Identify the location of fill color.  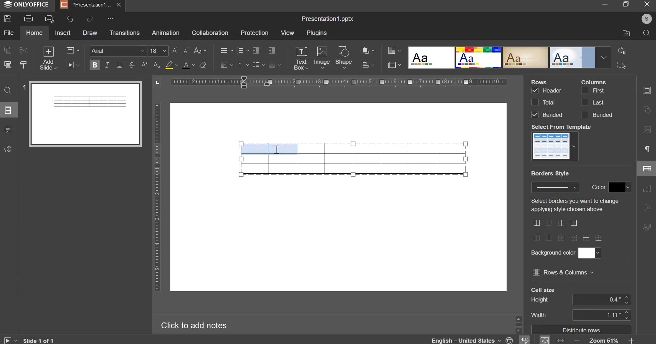
(171, 65).